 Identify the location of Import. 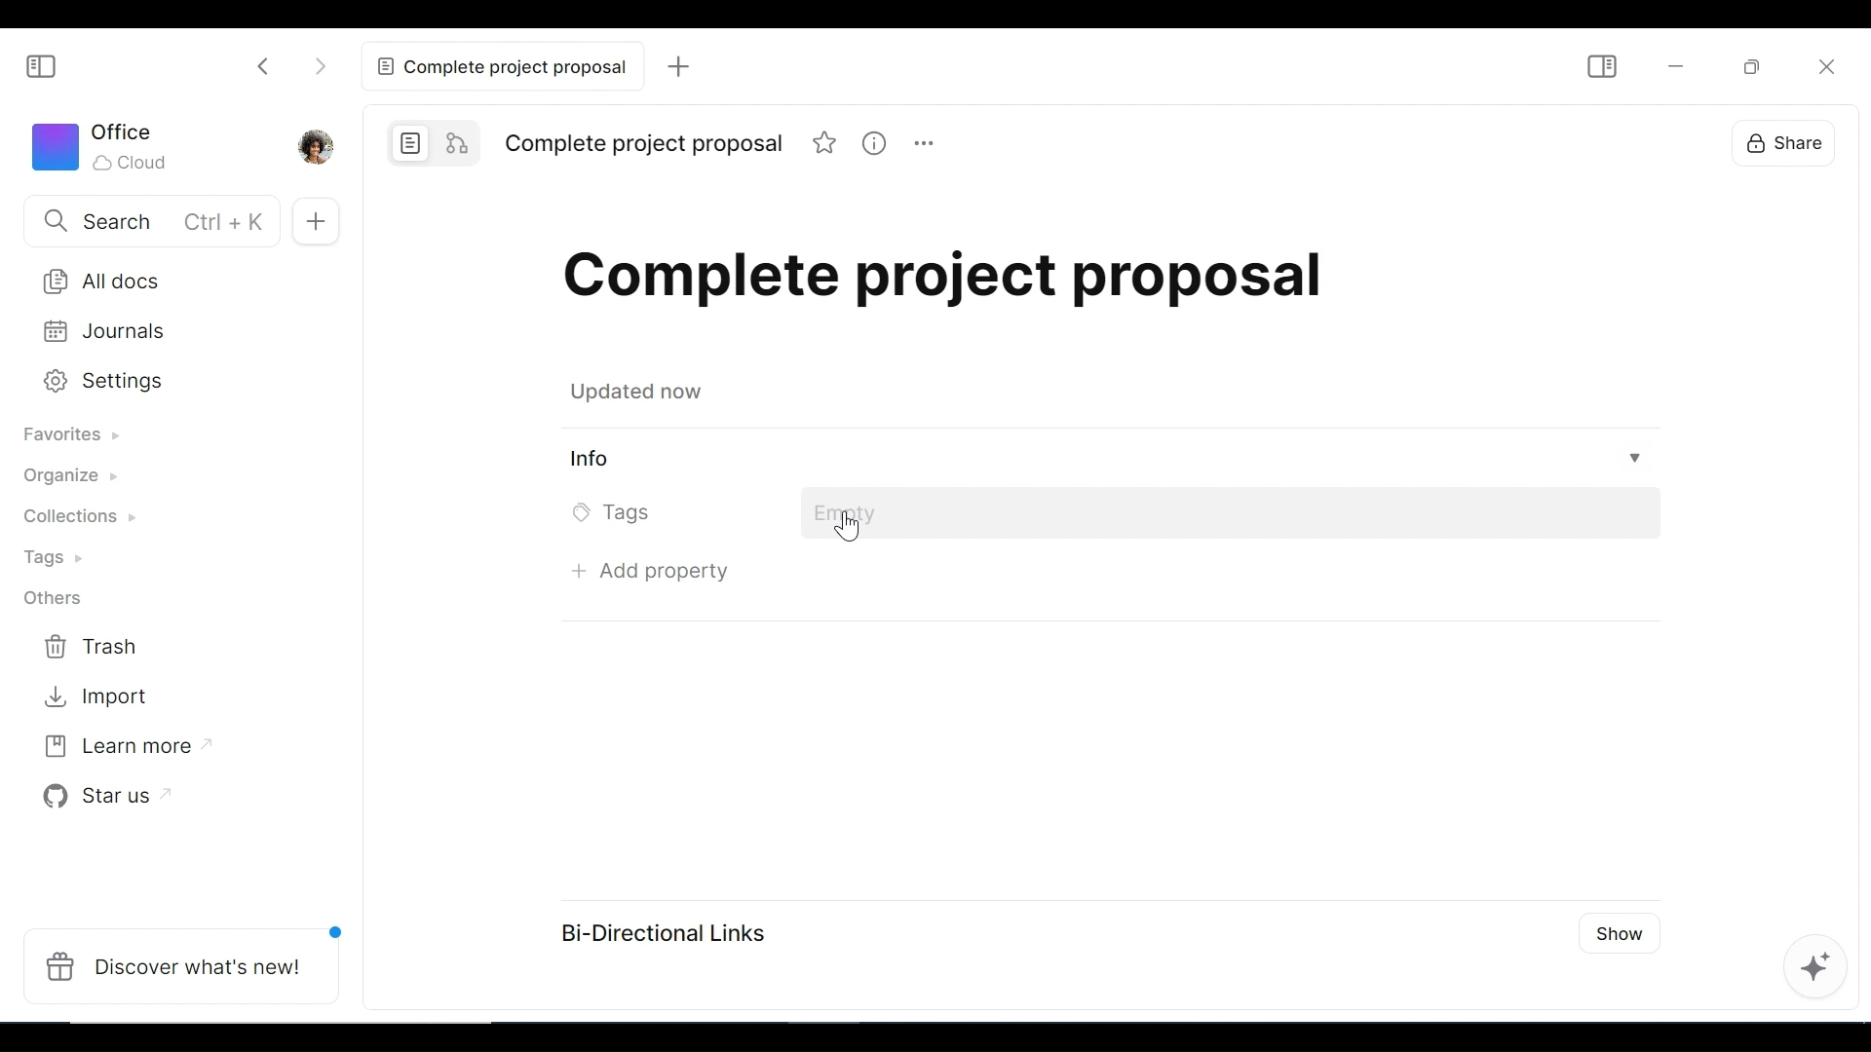
(93, 698).